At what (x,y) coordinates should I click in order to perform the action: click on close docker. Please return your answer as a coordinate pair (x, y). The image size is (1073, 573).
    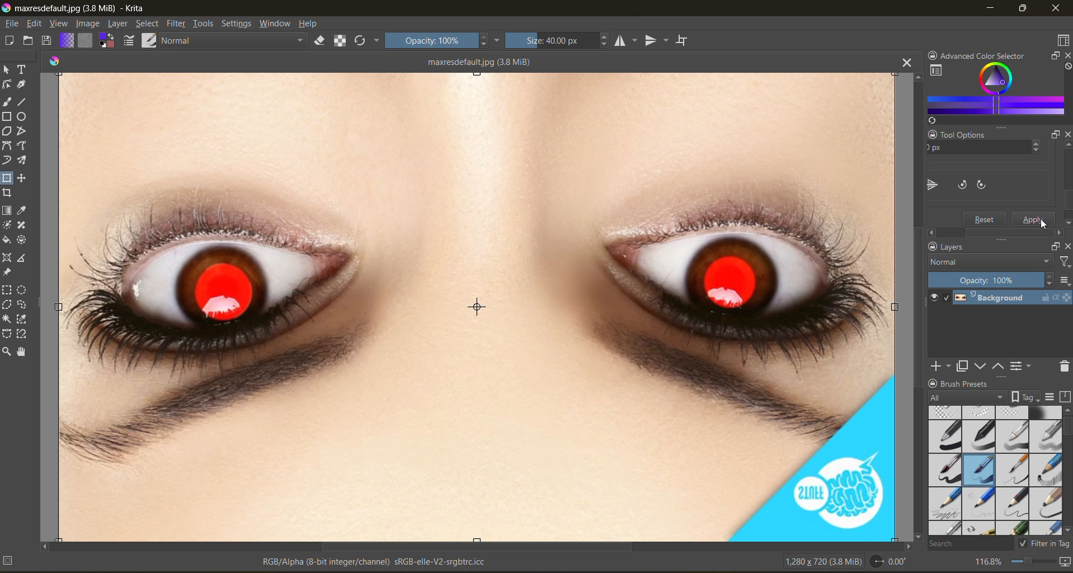
    Looking at the image, I should click on (1066, 249).